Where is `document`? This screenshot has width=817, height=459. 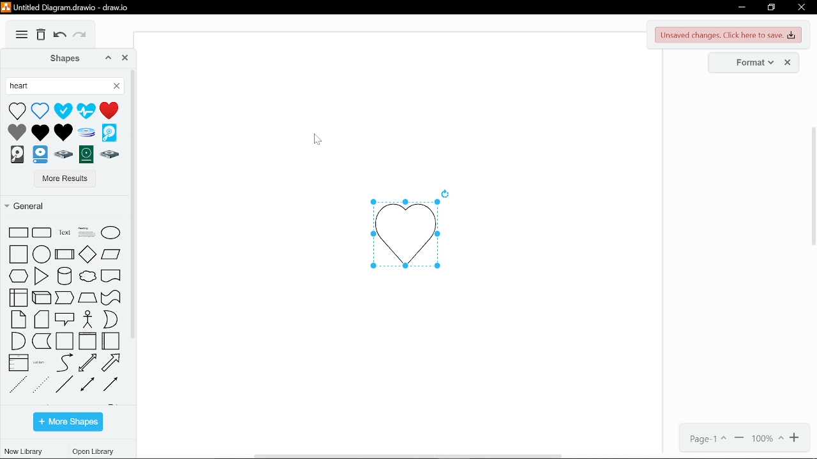
document is located at coordinates (112, 277).